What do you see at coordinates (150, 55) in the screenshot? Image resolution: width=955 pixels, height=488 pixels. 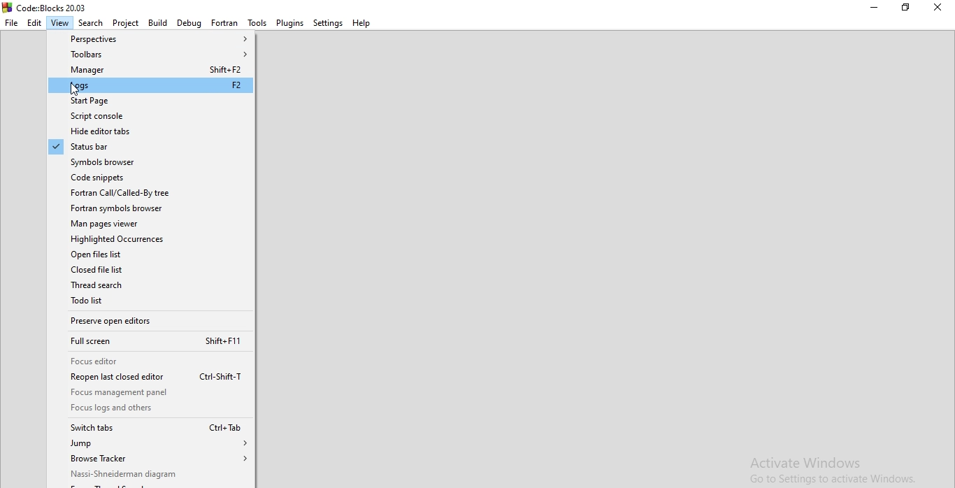 I see `Toolbars` at bounding box center [150, 55].